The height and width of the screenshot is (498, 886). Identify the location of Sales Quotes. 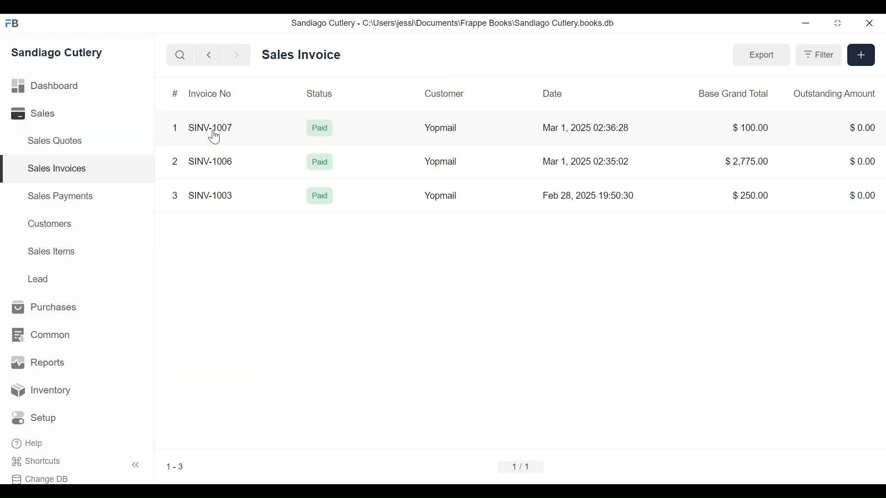
(56, 141).